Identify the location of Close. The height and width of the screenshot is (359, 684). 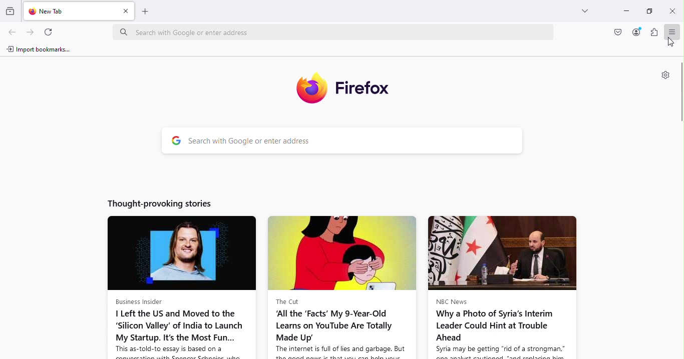
(671, 10).